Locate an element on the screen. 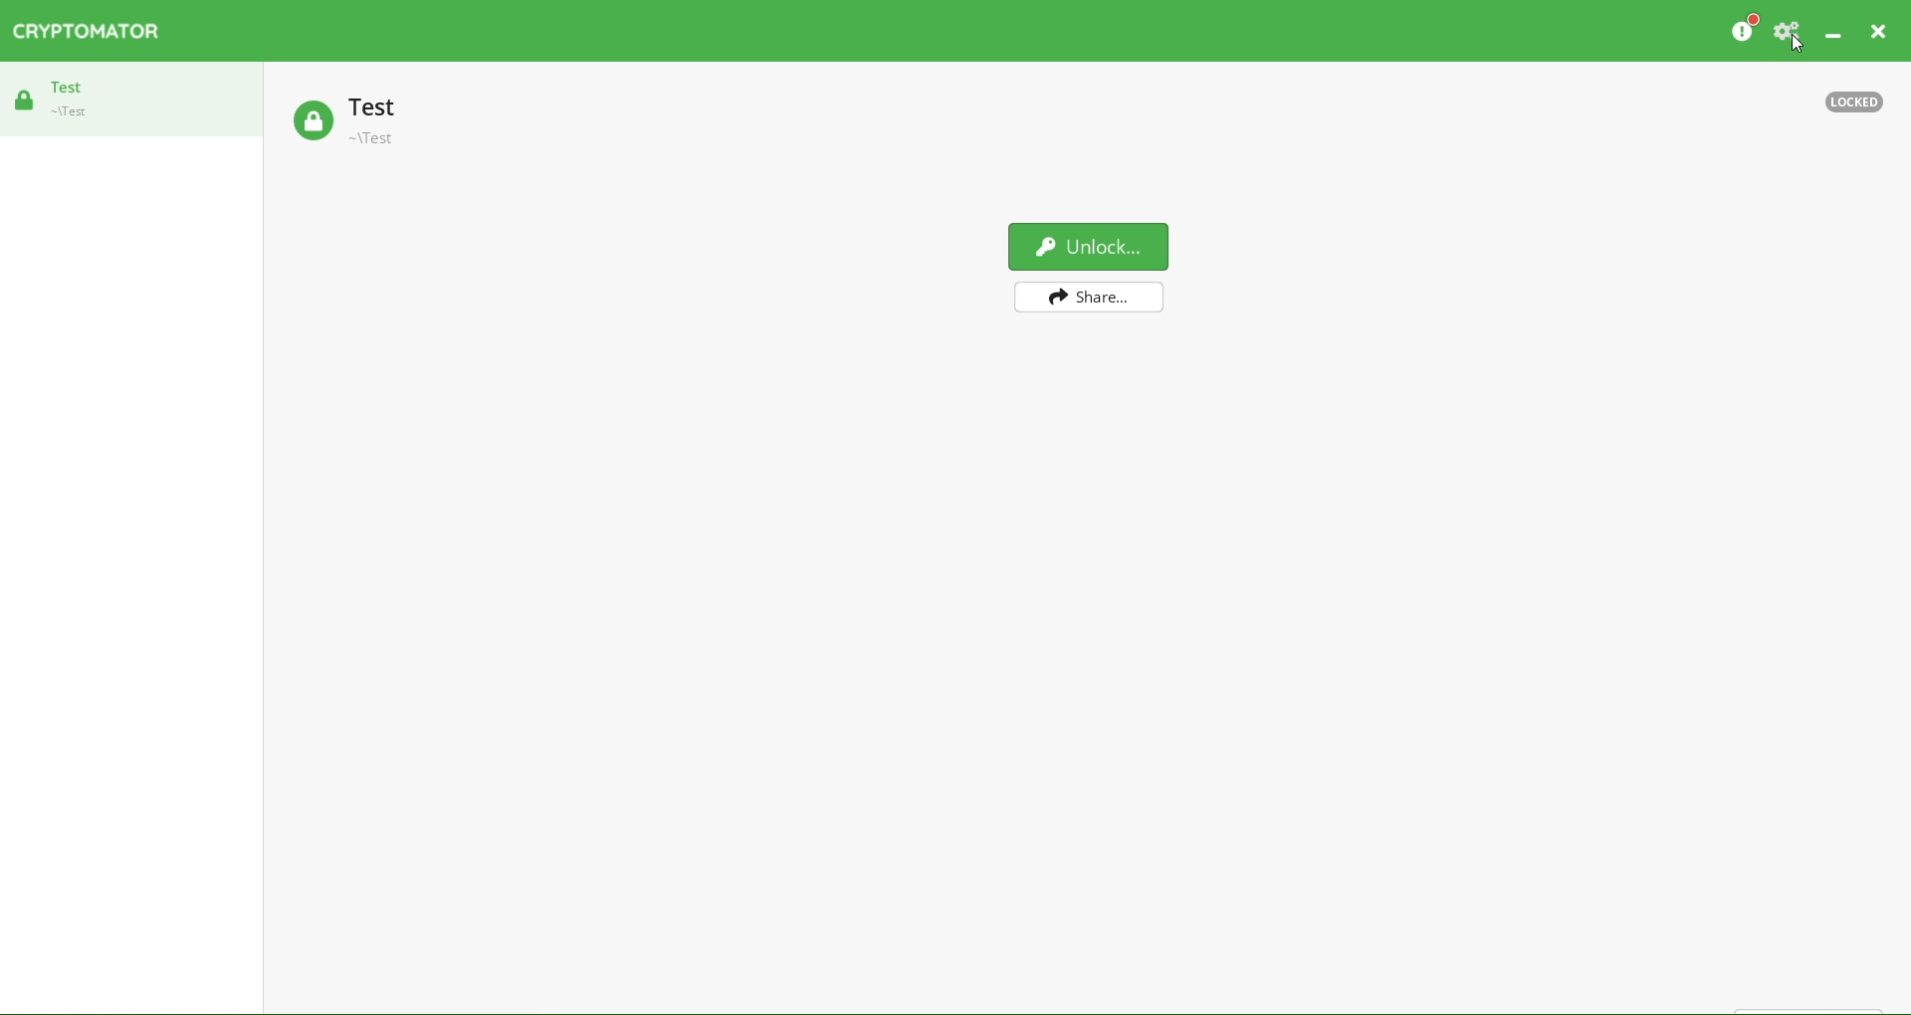 The height and width of the screenshot is (1015, 1911). Share is located at coordinates (1087, 297).